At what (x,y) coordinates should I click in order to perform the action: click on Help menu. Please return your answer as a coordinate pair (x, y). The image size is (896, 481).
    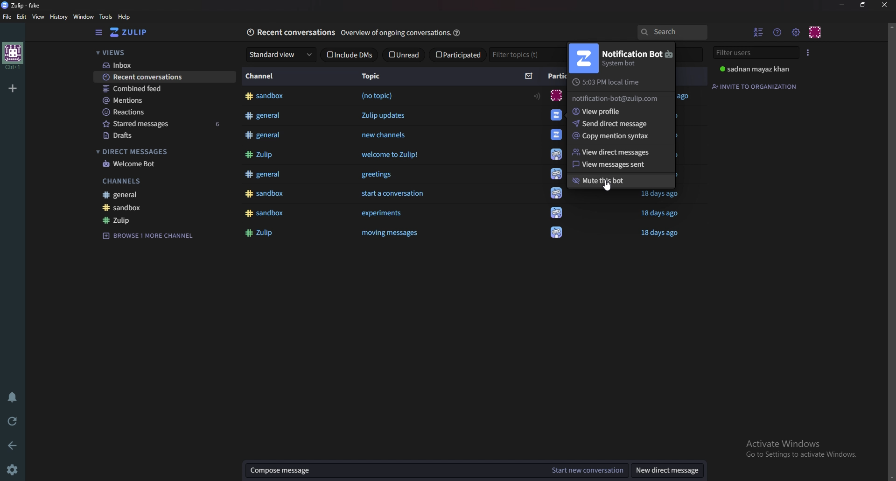
    Looking at the image, I should click on (777, 33).